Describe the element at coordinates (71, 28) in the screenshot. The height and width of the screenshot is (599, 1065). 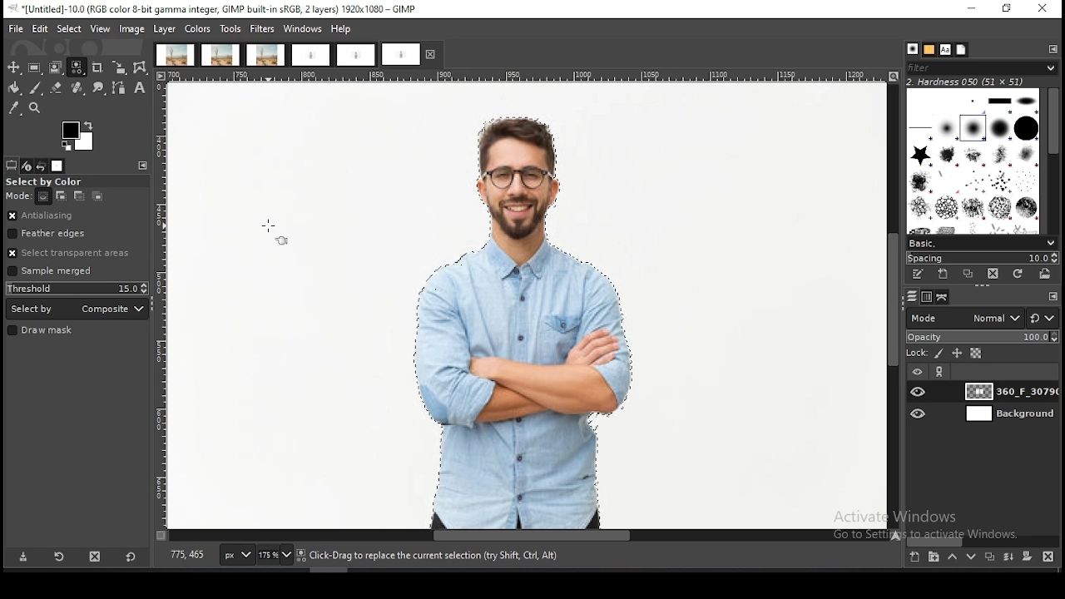
I see `select` at that location.